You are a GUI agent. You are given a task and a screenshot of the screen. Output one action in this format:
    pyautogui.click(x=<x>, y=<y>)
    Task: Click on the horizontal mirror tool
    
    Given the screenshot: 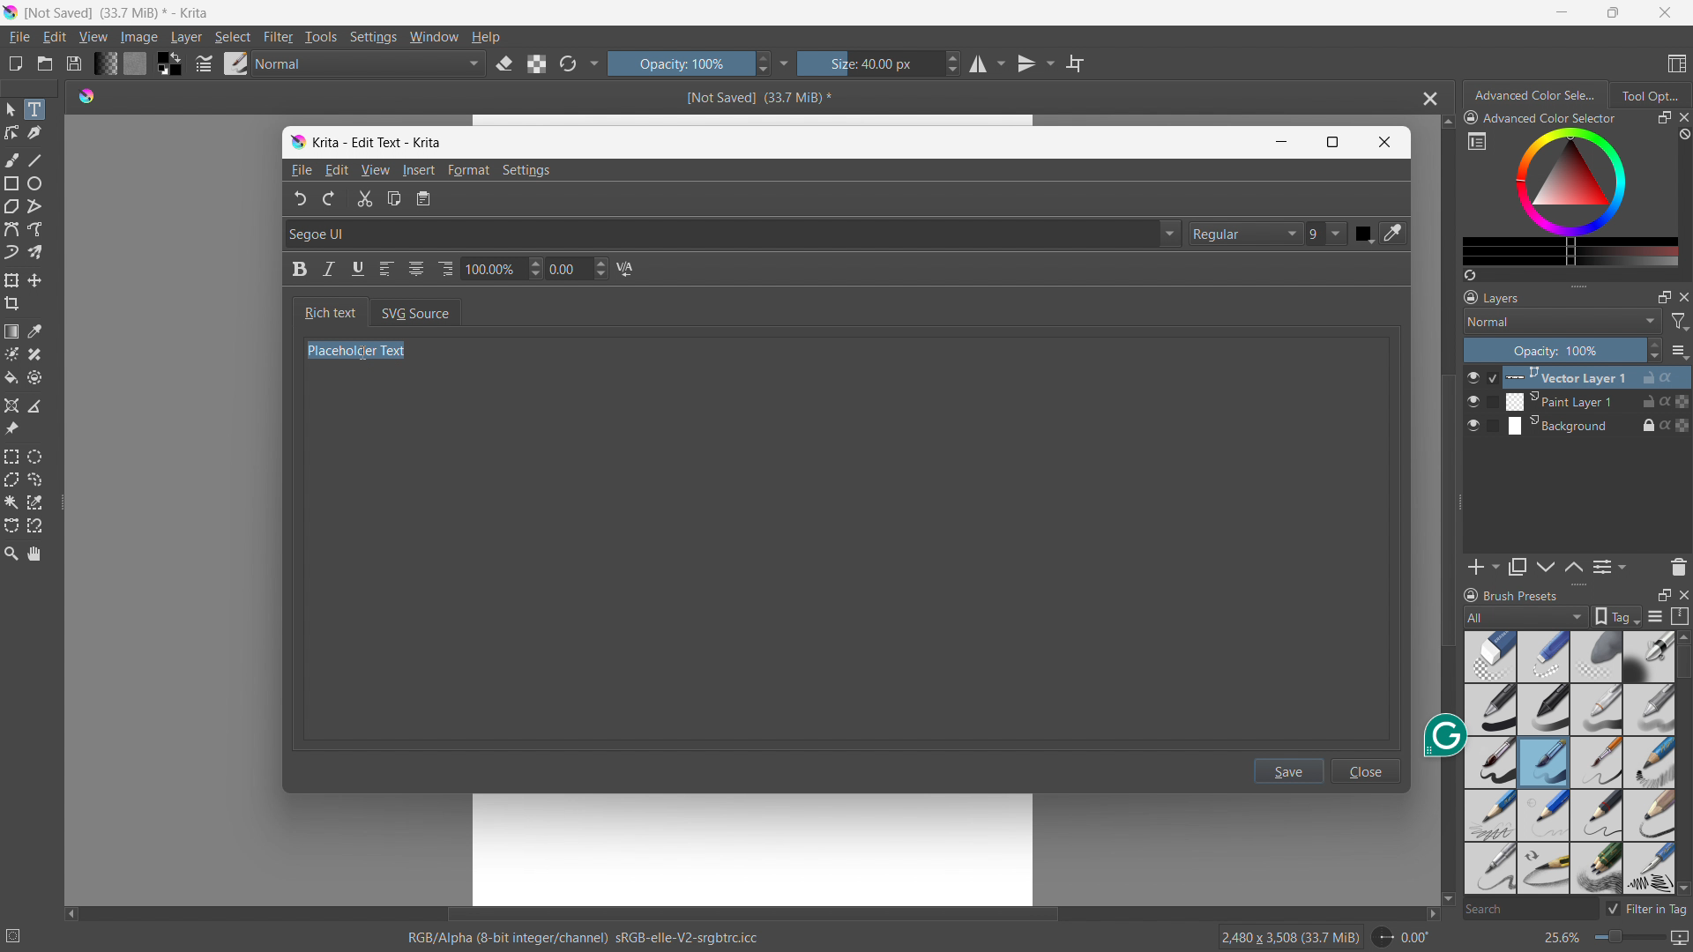 What is the action you would take?
    pyautogui.click(x=986, y=64)
    